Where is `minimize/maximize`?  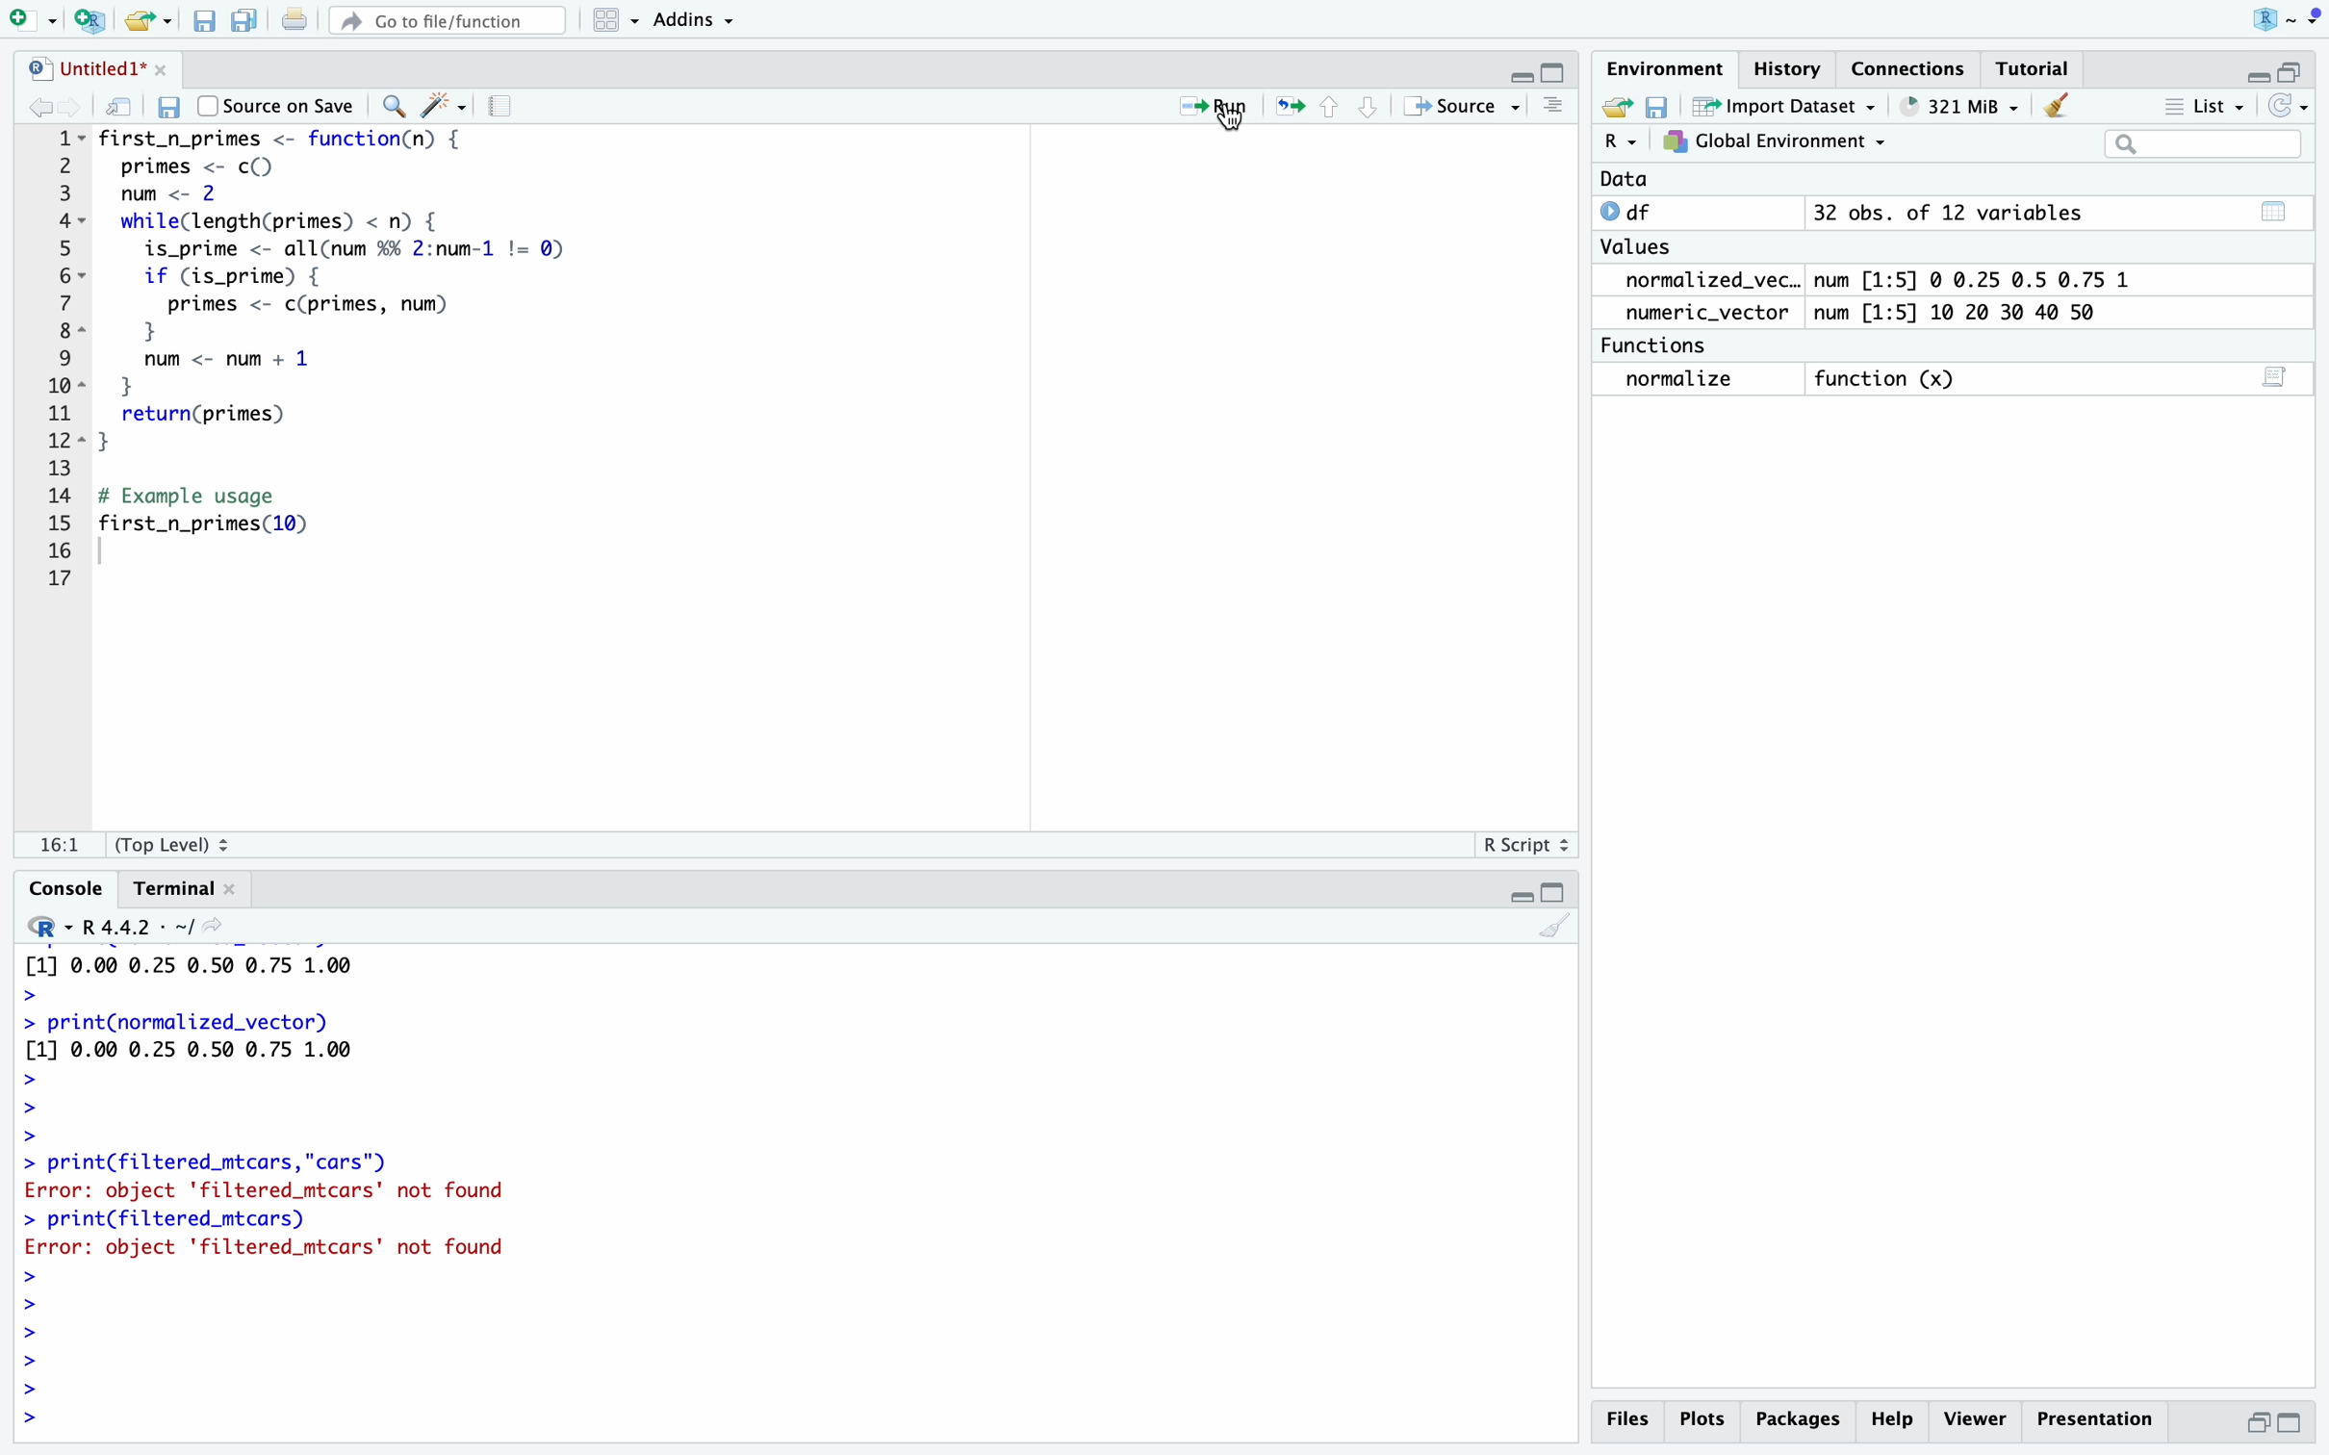 minimize/maximize is located at coordinates (2262, 68).